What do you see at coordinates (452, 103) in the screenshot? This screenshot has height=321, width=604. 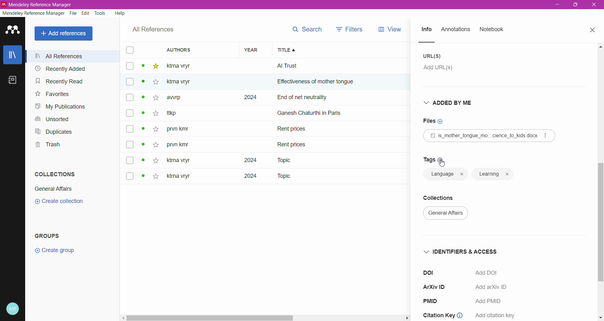 I see `Added By Me` at bounding box center [452, 103].